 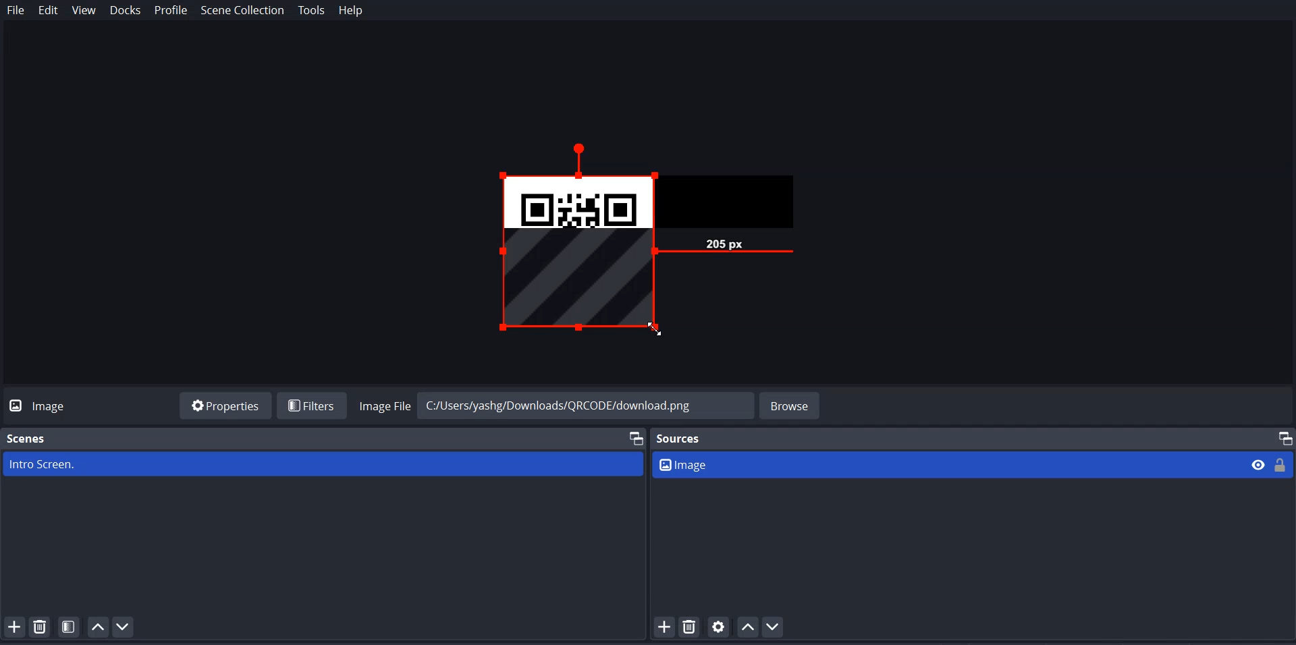 I want to click on Preview Window, so click(x=669, y=242).